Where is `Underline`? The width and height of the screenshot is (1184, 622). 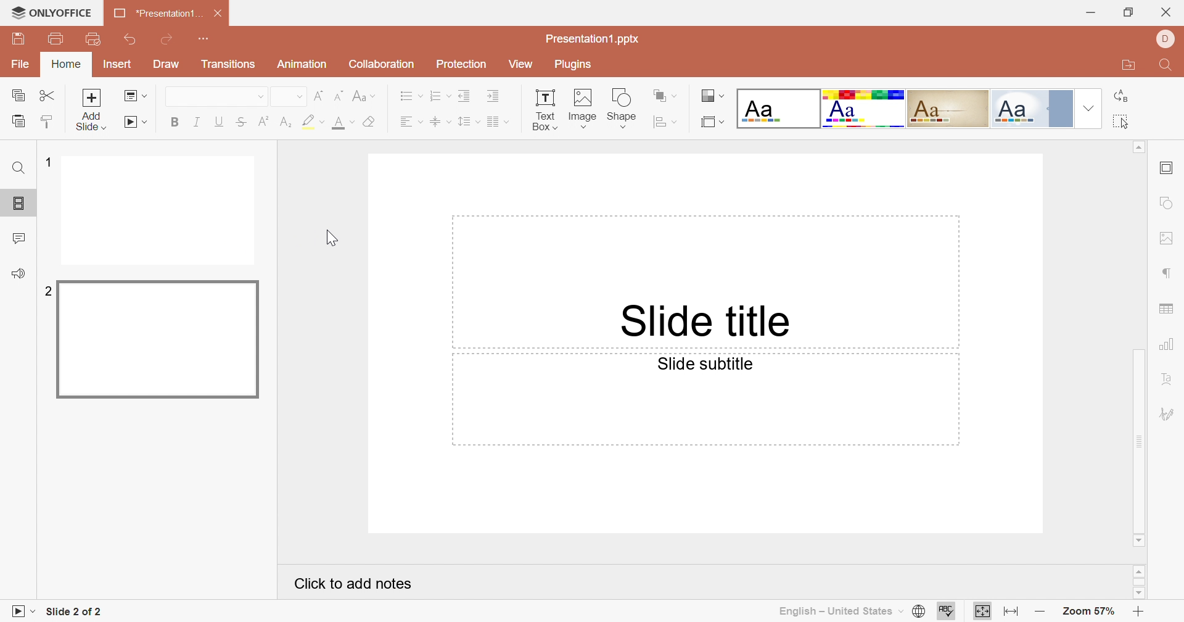
Underline is located at coordinates (220, 122).